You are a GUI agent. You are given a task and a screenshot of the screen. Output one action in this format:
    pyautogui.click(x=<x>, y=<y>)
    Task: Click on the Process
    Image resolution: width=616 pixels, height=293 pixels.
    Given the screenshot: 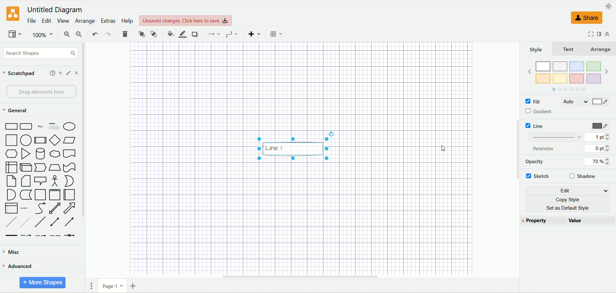 What is the action you would take?
    pyautogui.click(x=40, y=140)
    